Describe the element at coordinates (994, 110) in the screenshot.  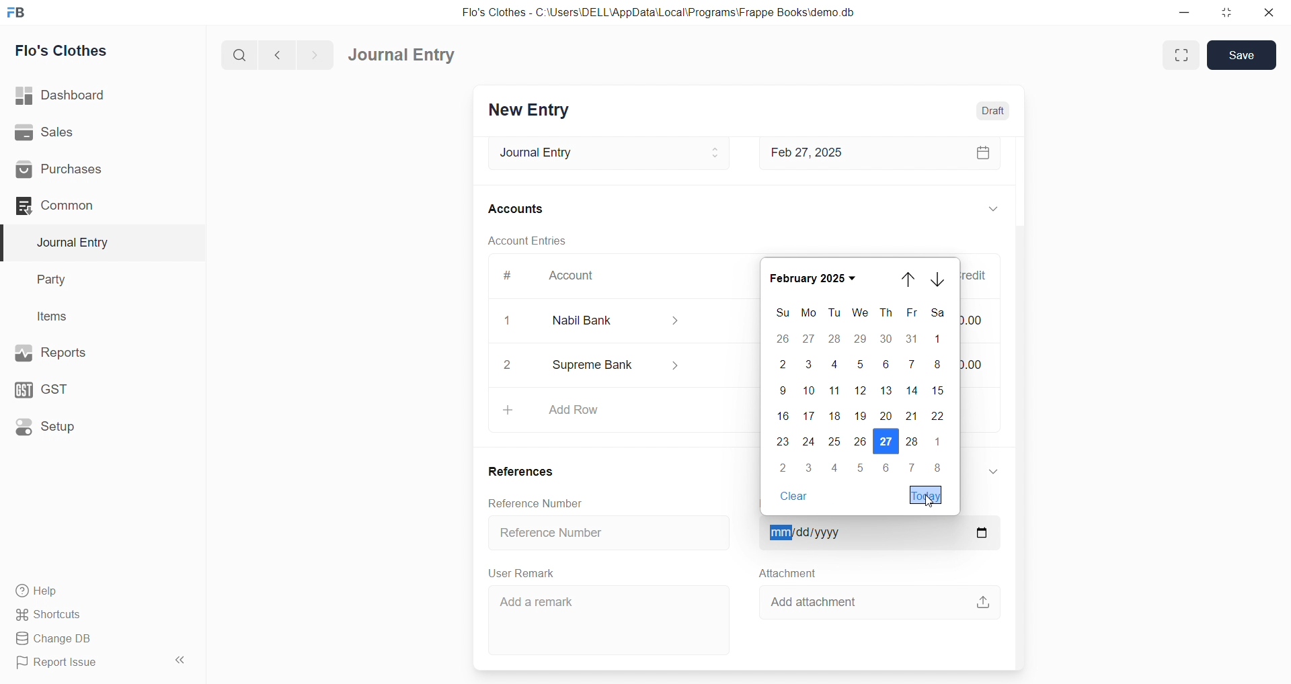
I see `Draft` at that location.